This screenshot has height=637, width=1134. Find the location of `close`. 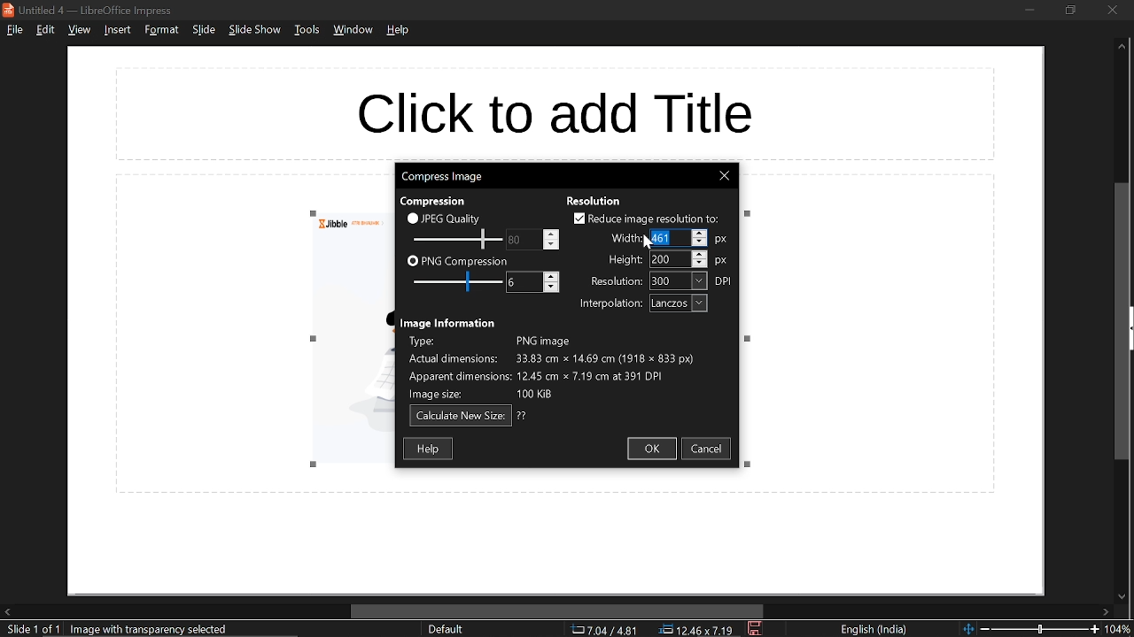

close is located at coordinates (726, 176).